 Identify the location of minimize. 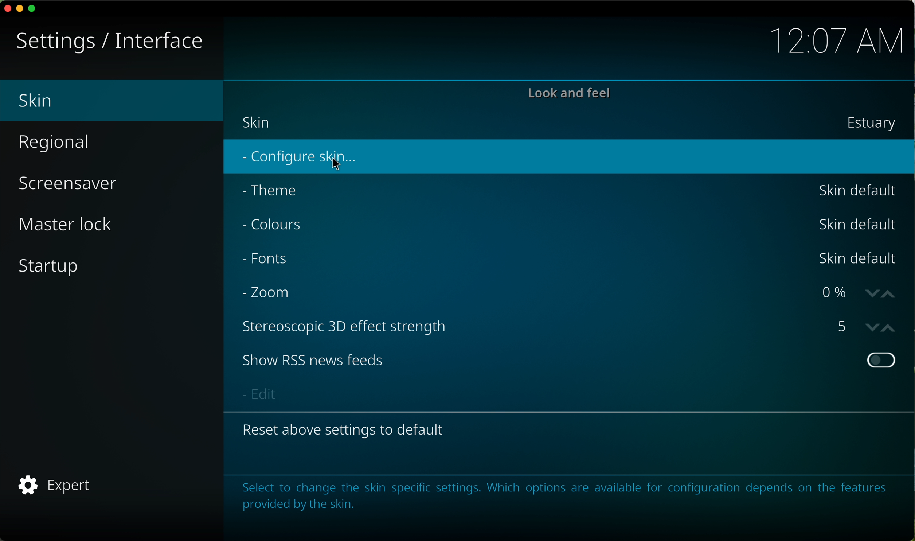
(20, 11).